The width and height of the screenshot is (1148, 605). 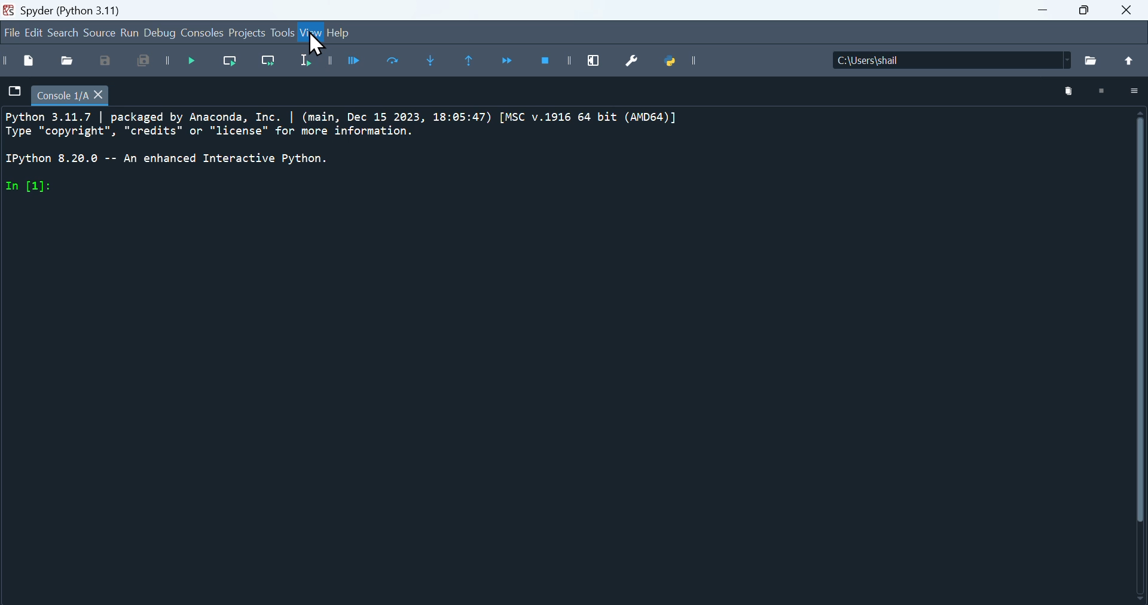 What do you see at coordinates (1089, 16) in the screenshot?
I see `Maximise` at bounding box center [1089, 16].